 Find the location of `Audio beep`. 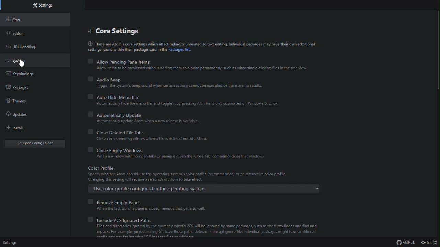

Audio beep is located at coordinates (207, 79).